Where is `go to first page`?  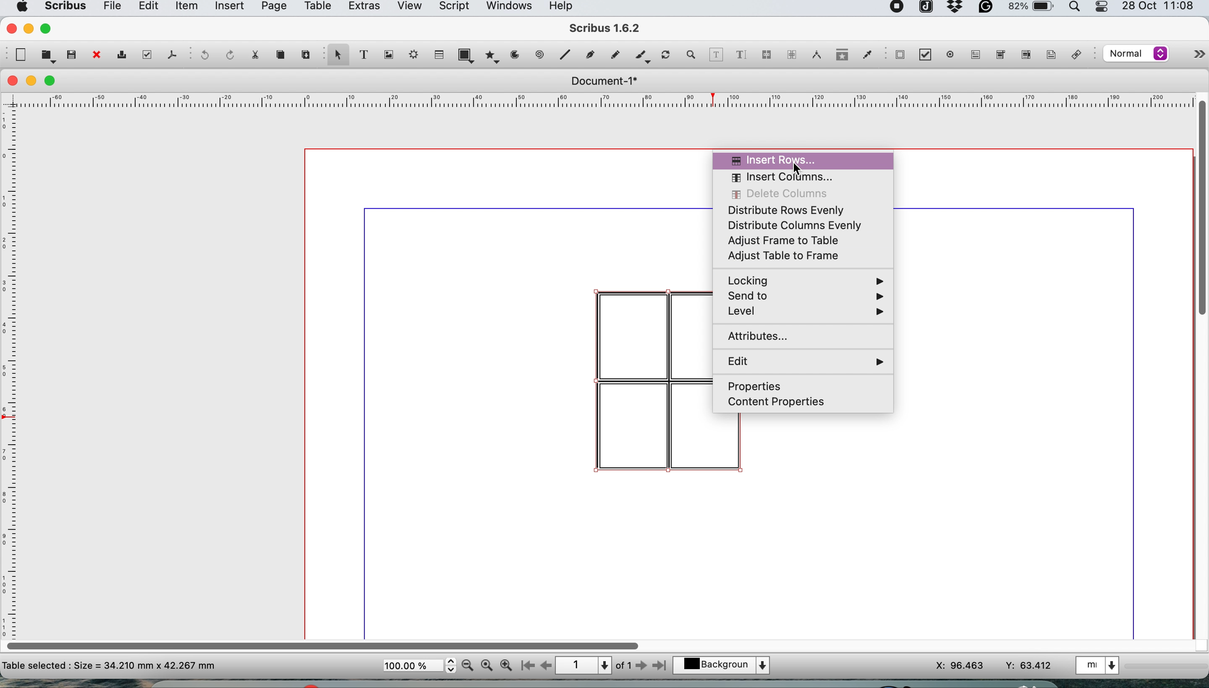
go to first page is located at coordinates (526, 667).